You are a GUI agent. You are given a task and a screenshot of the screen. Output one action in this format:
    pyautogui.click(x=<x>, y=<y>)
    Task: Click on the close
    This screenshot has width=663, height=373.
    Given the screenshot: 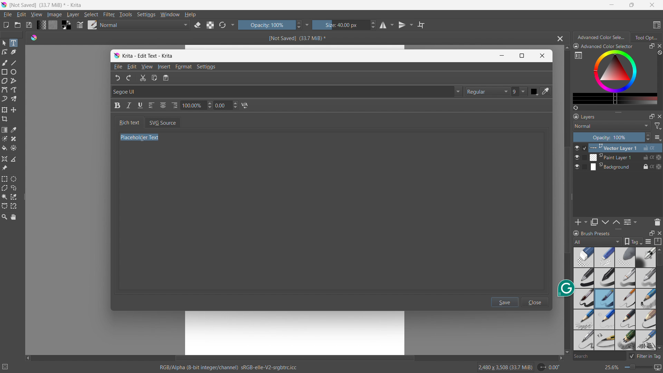 What is the action you would take?
    pyautogui.click(x=544, y=55)
    